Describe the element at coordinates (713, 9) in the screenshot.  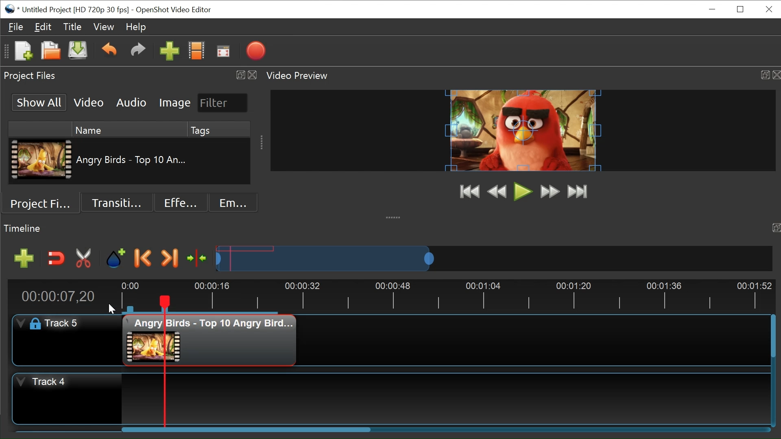
I see `minimize` at that location.